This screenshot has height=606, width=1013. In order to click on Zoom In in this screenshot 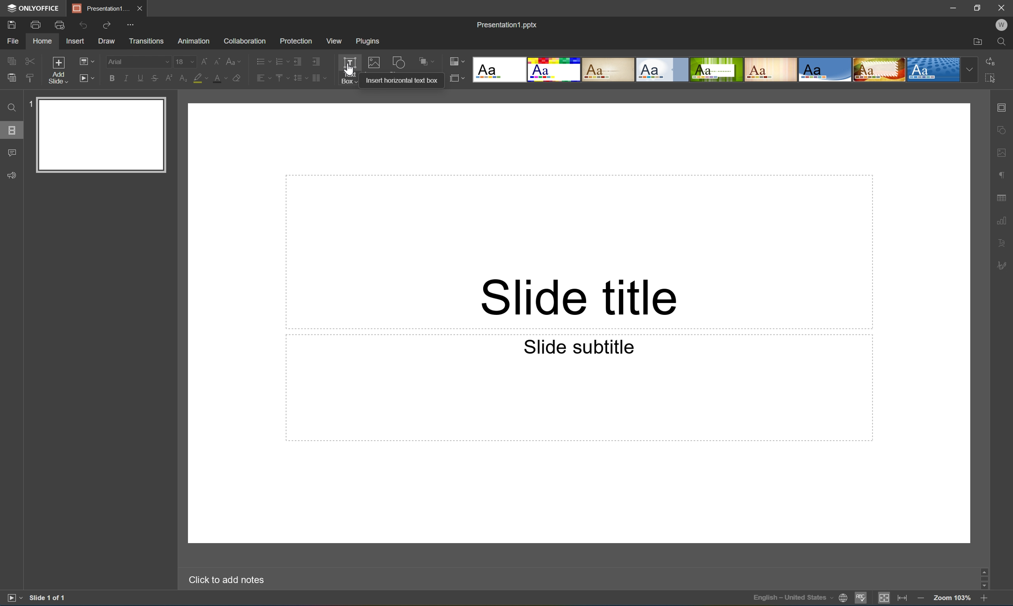, I will do `click(983, 599)`.